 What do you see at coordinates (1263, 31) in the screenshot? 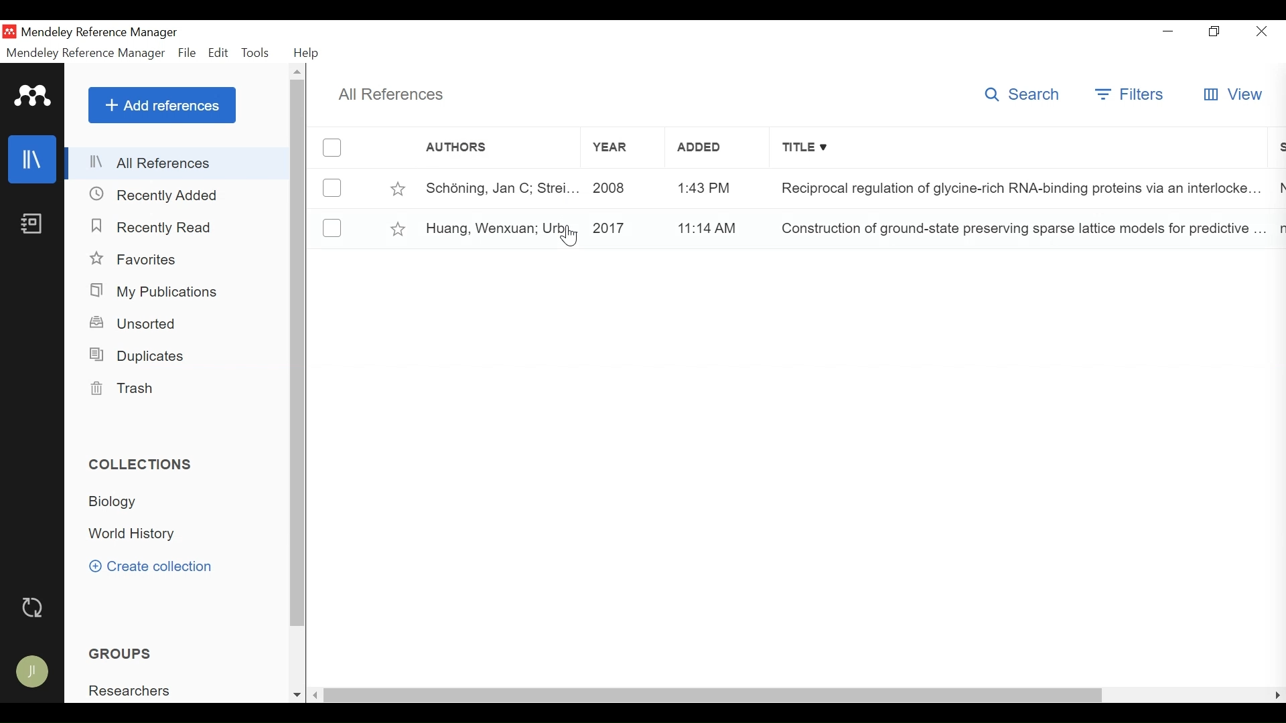
I see `Close` at bounding box center [1263, 31].